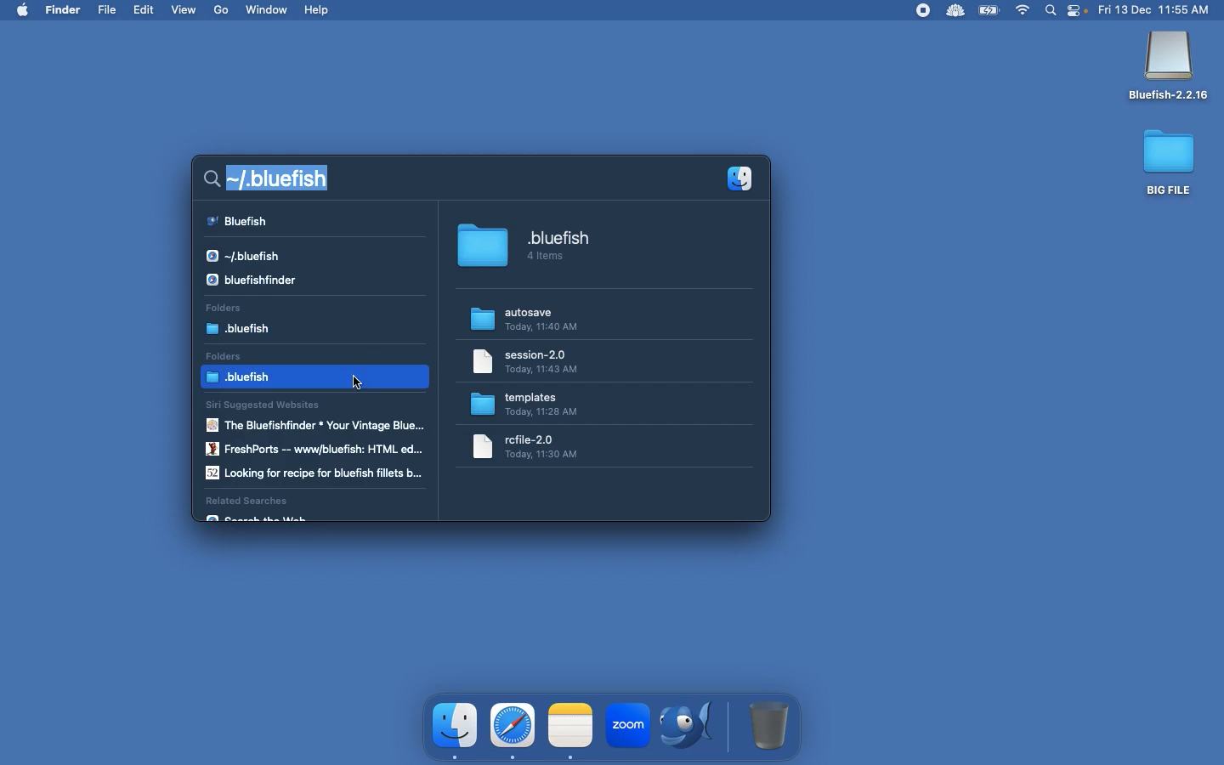 The width and height of the screenshot is (1224, 765). Describe the element at coordinates (741, 176) in the screenshot. I see `Applications` at that location.